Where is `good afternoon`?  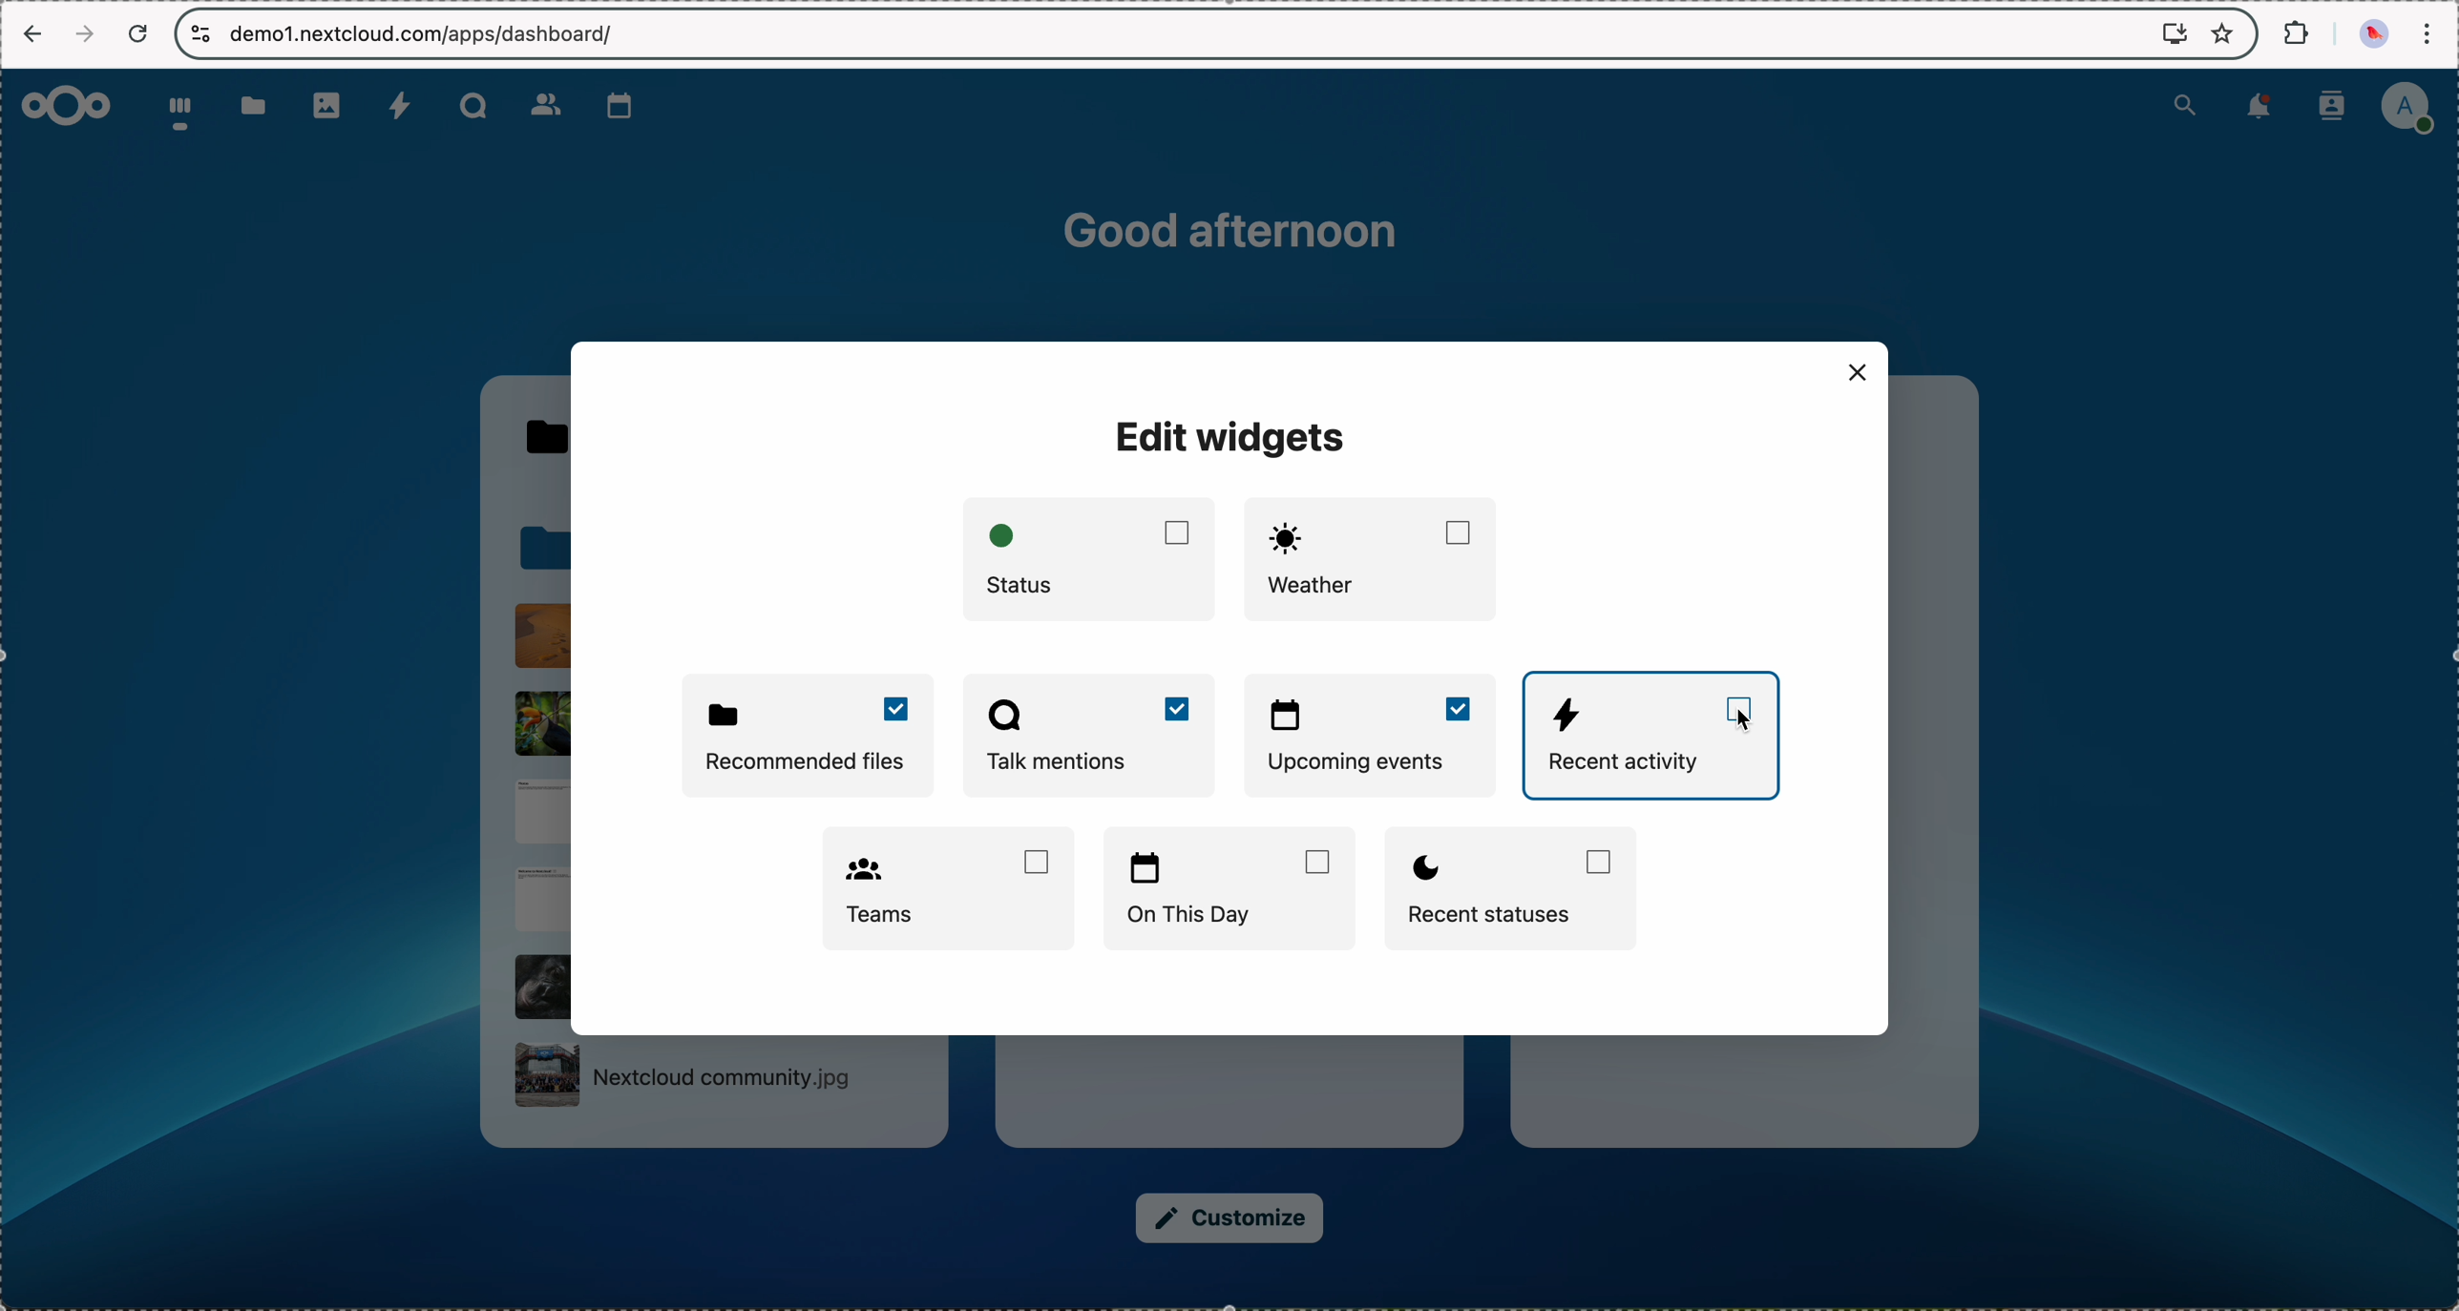 good afternoon is located at coordinates (1237, 229).